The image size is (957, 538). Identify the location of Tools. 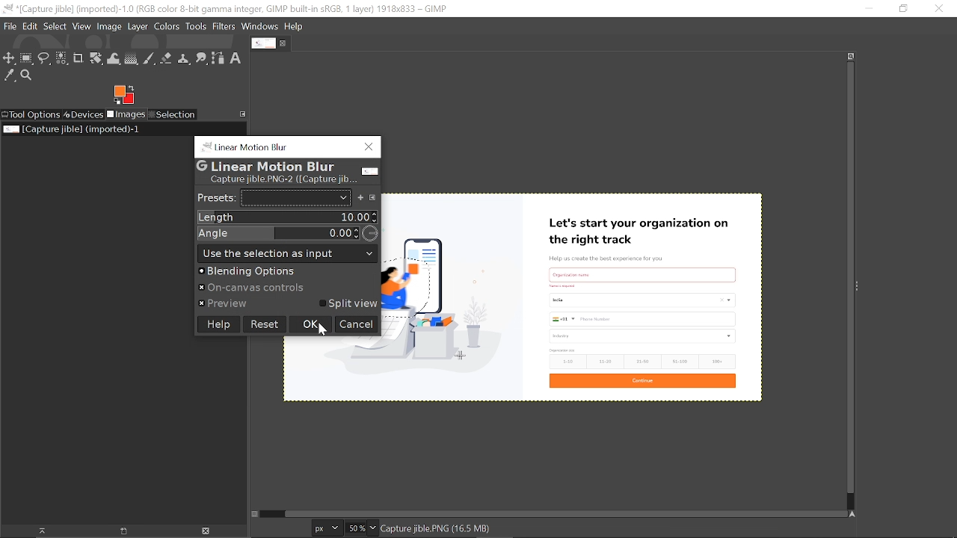
(196, 27).